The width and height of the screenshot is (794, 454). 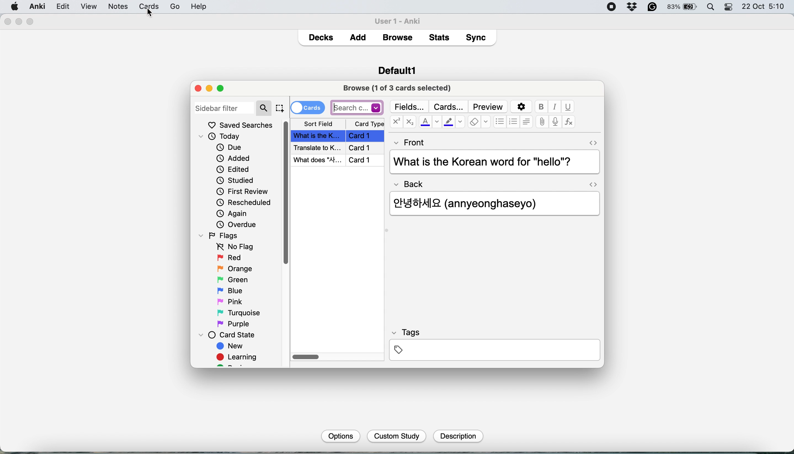 What do you see at coordinates (242, 192) in the screenshot?
I see `first review` at bounding box center [242, 192].